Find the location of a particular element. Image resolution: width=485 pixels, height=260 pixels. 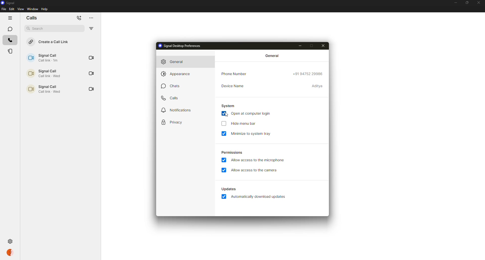

cursor is located at coordinates (225, 114).